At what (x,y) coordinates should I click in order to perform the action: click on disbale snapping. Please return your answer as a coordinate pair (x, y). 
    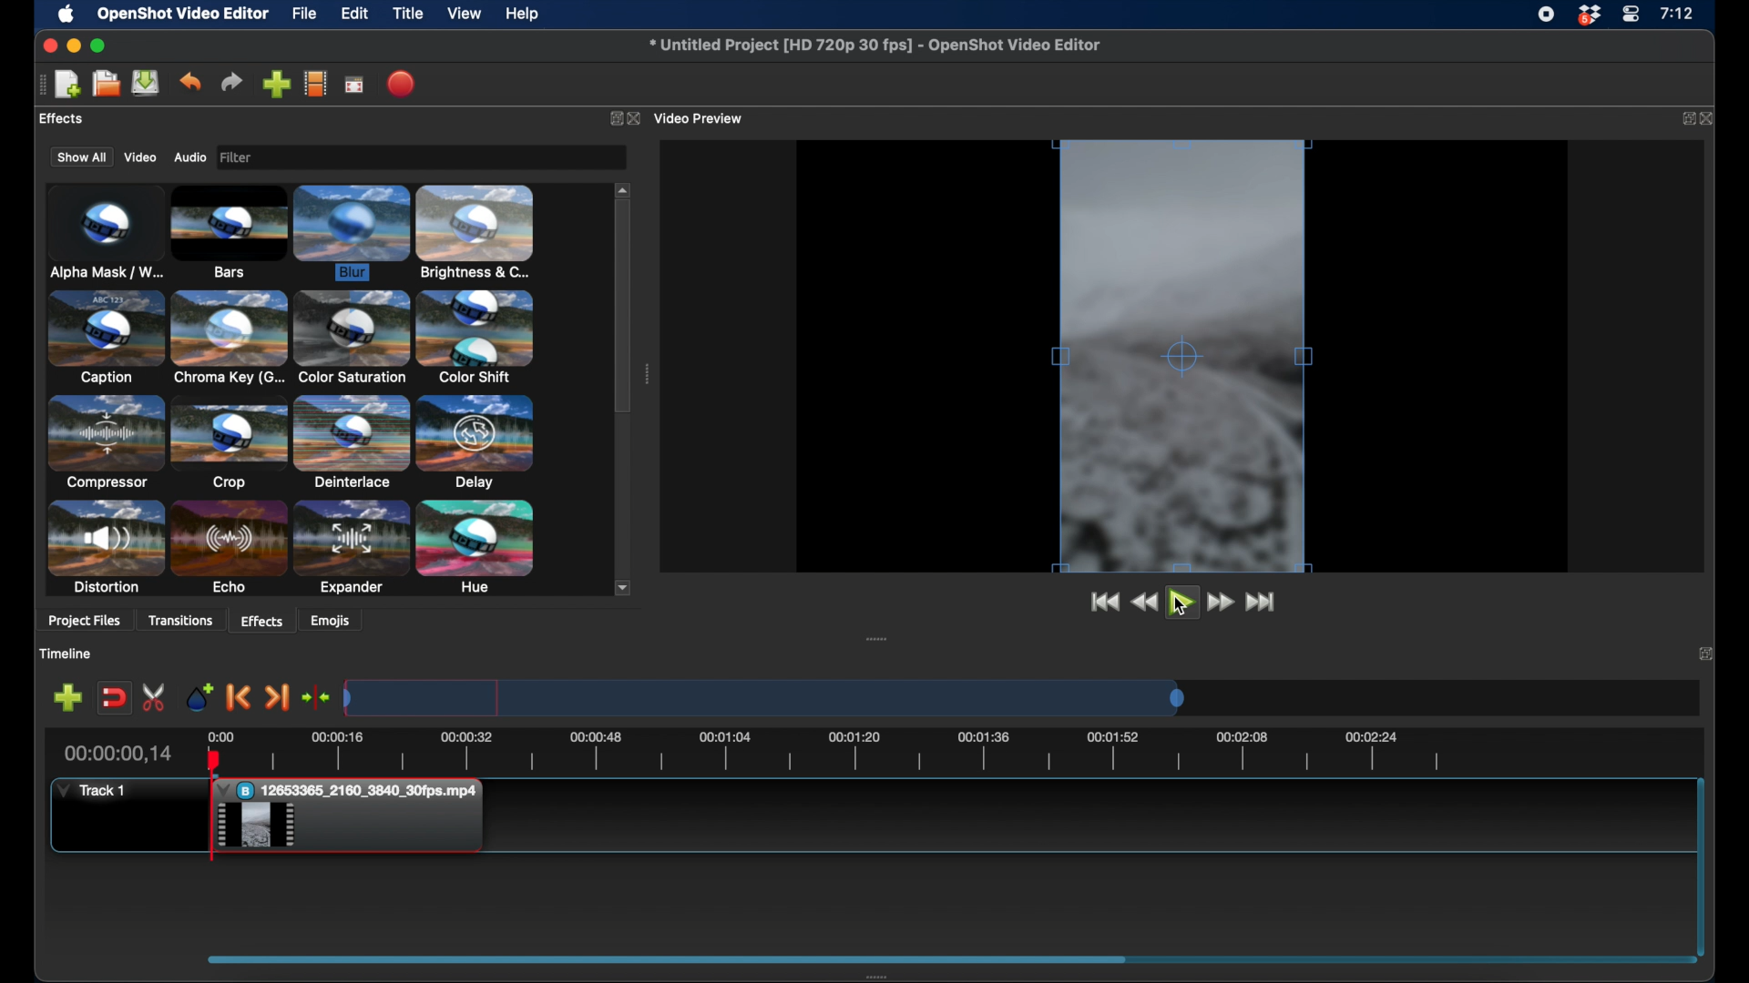
    Looking at the image, I should click on (116, 696).